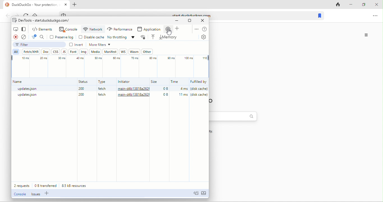 The height and width of the screenshot is (202, 383). What do you see at coordinates (64, 52) in the screenshot?
I see `js` at bounding box center [64, 52].